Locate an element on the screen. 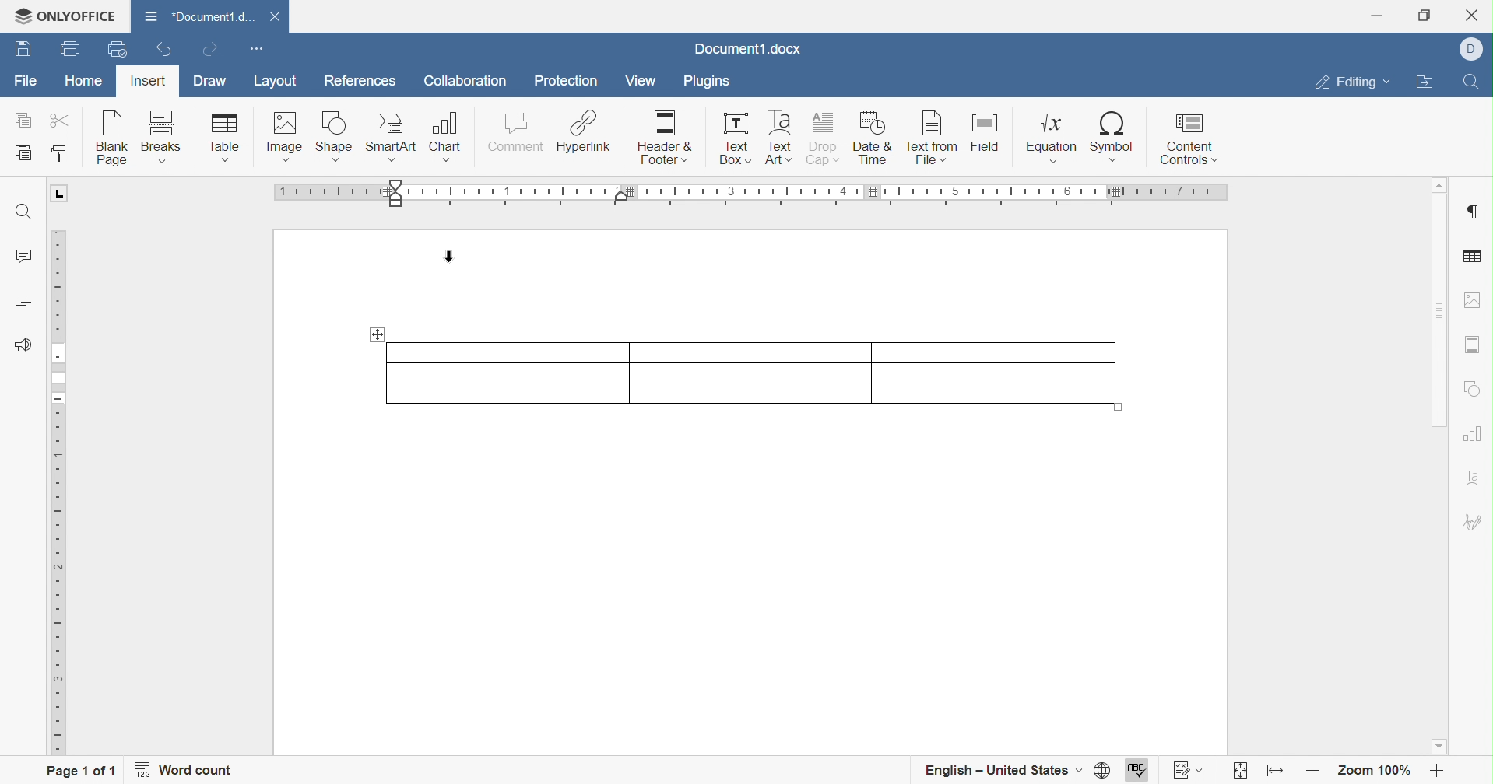  Zoom in is located at coordinates (1437, 771).